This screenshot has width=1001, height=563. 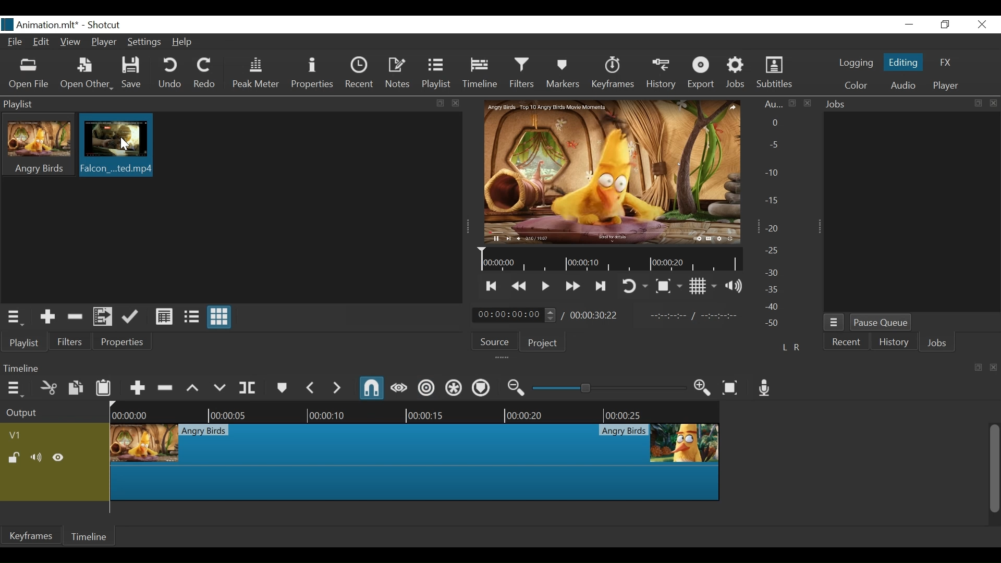 I want to click on Show volume control, so click(x=734, y=286).